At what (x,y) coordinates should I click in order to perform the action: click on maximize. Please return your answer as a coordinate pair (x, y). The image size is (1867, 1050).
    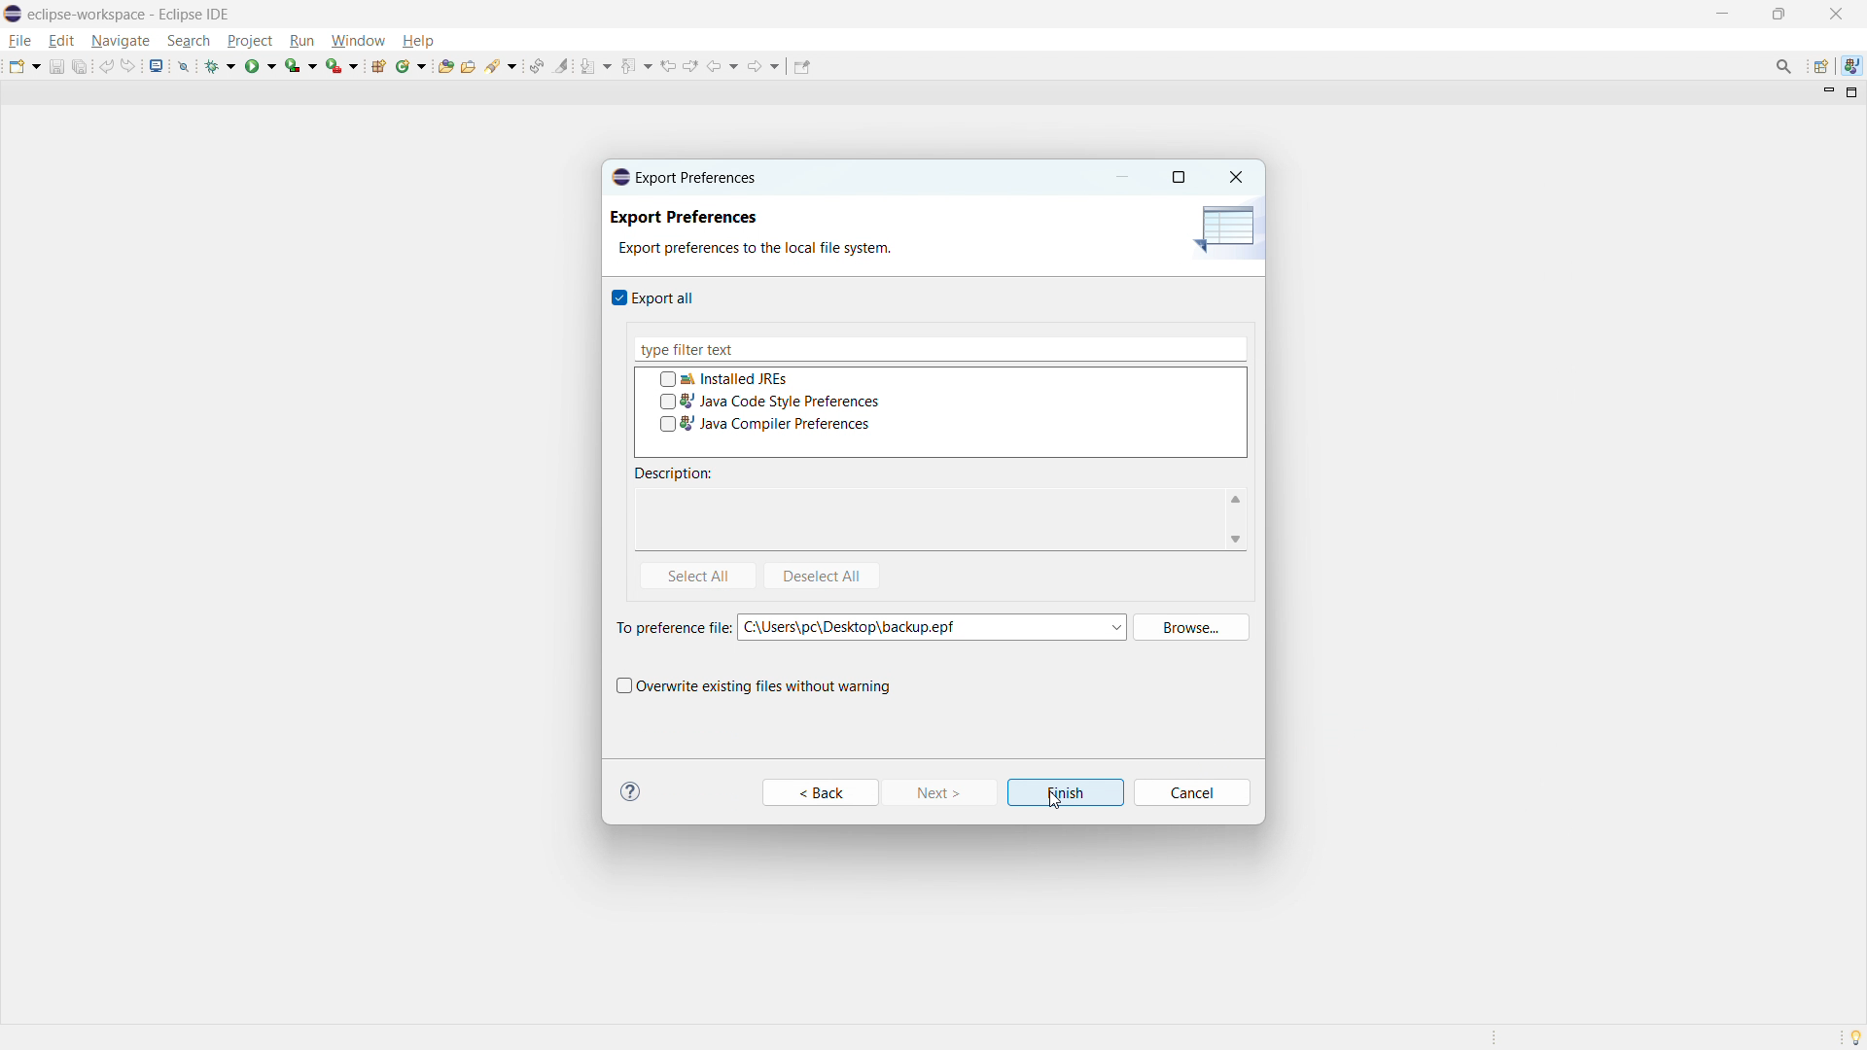
    Looking at the image, I should click on (1779, 14).